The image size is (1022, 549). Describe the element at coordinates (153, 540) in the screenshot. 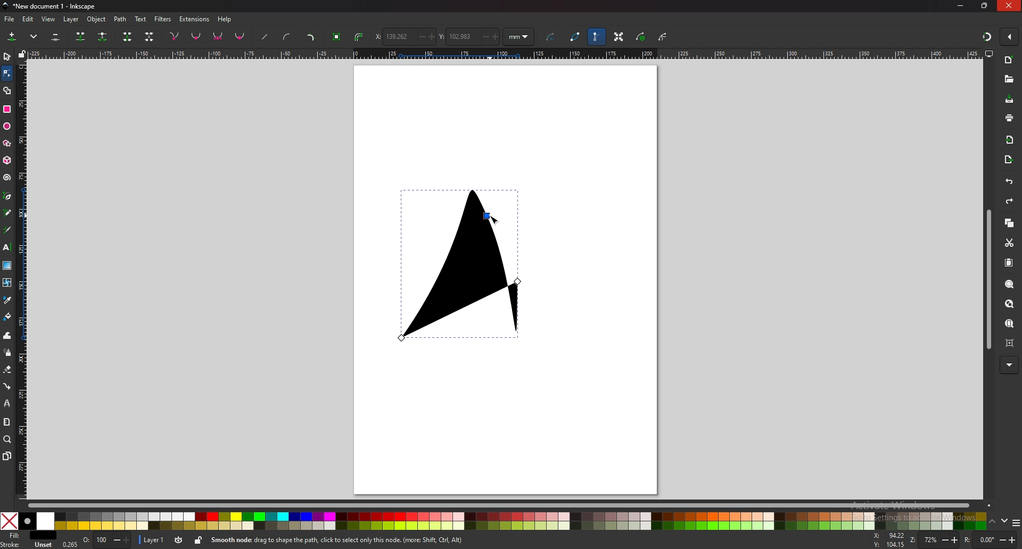

I see `layer` at that location.